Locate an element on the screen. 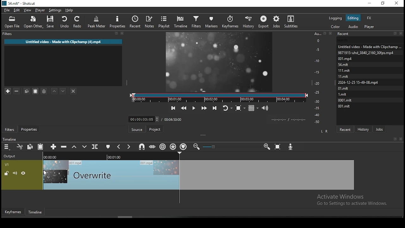  keyframes is located at coordinates (231, 22).